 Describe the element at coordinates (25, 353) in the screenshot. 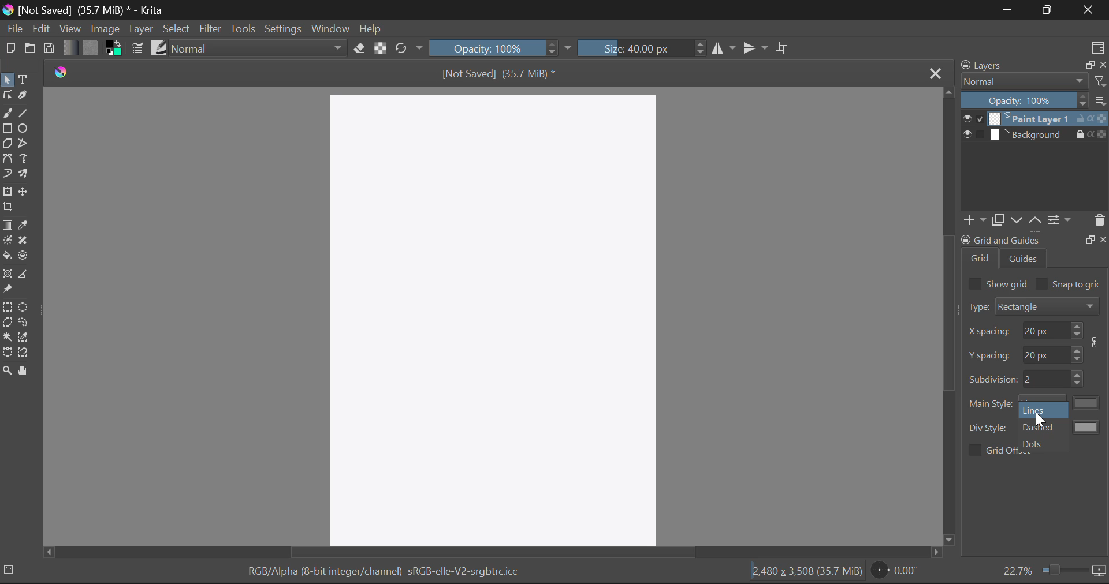

I see `Magnetic Curve Selection` at that location.